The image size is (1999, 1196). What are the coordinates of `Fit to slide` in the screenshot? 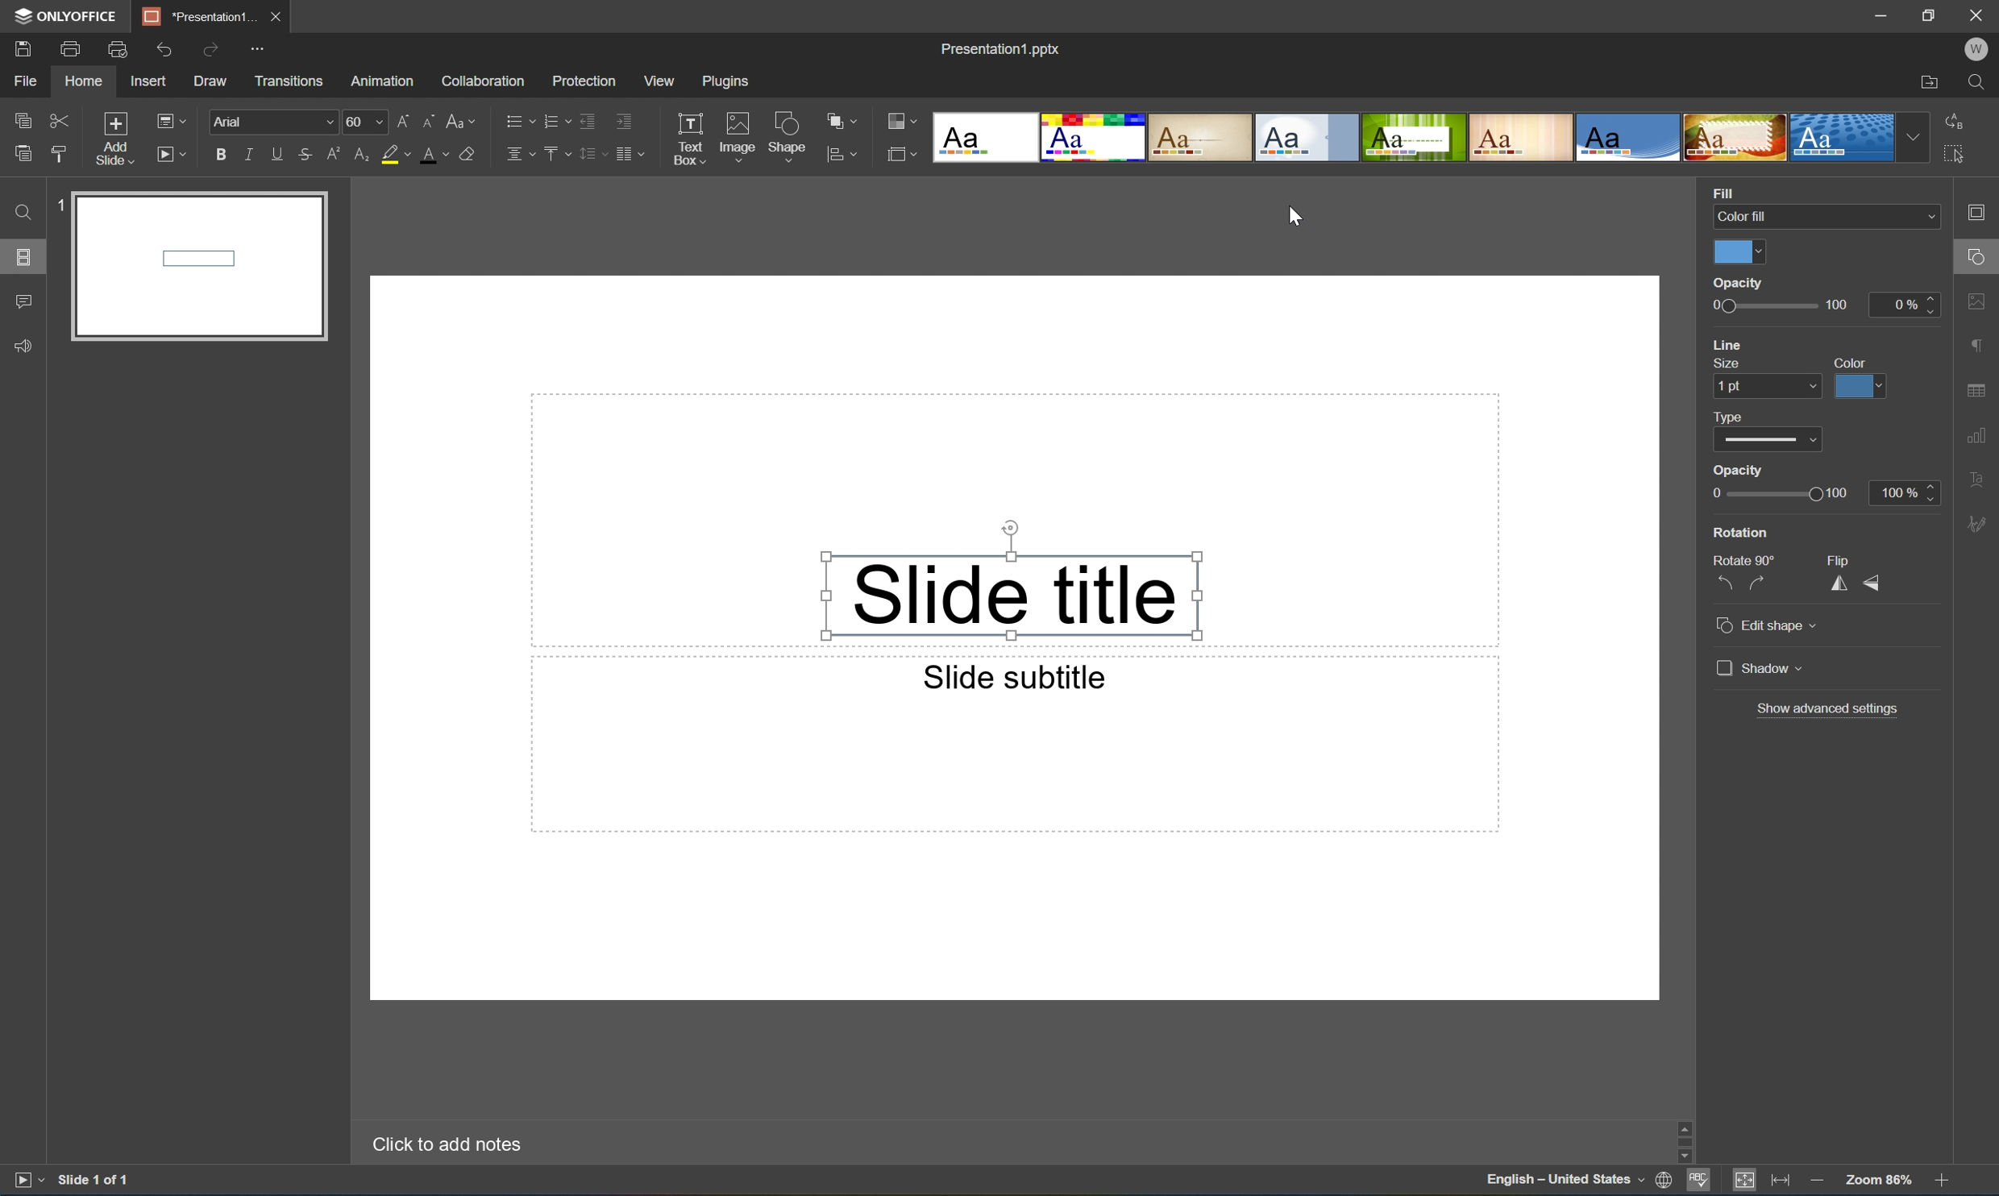 It's located at (1748, 1184).